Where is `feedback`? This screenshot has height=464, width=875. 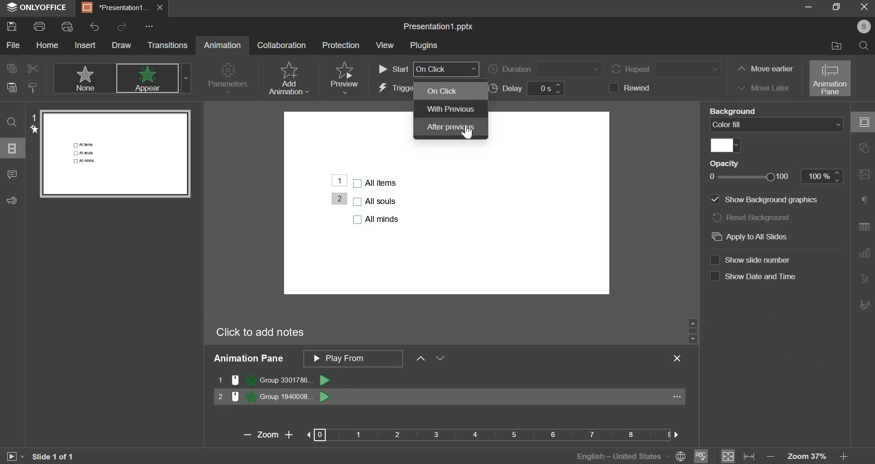 feedback is located at coordinates (16, 200).